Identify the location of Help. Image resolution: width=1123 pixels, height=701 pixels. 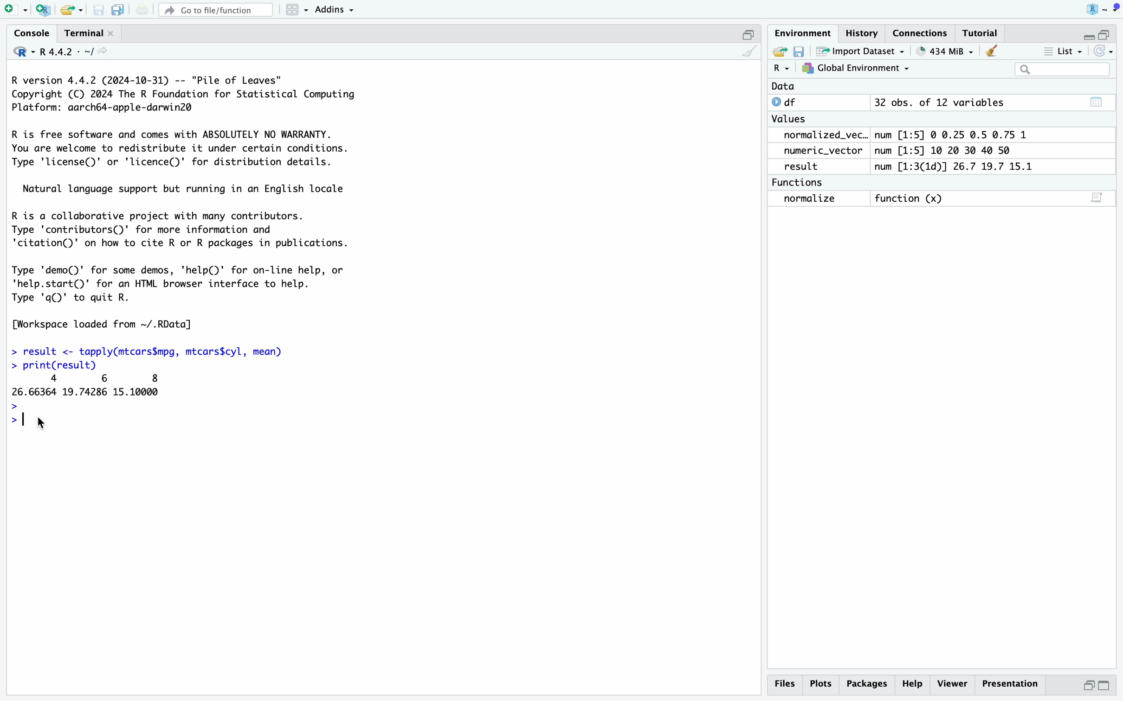
(913, 684).